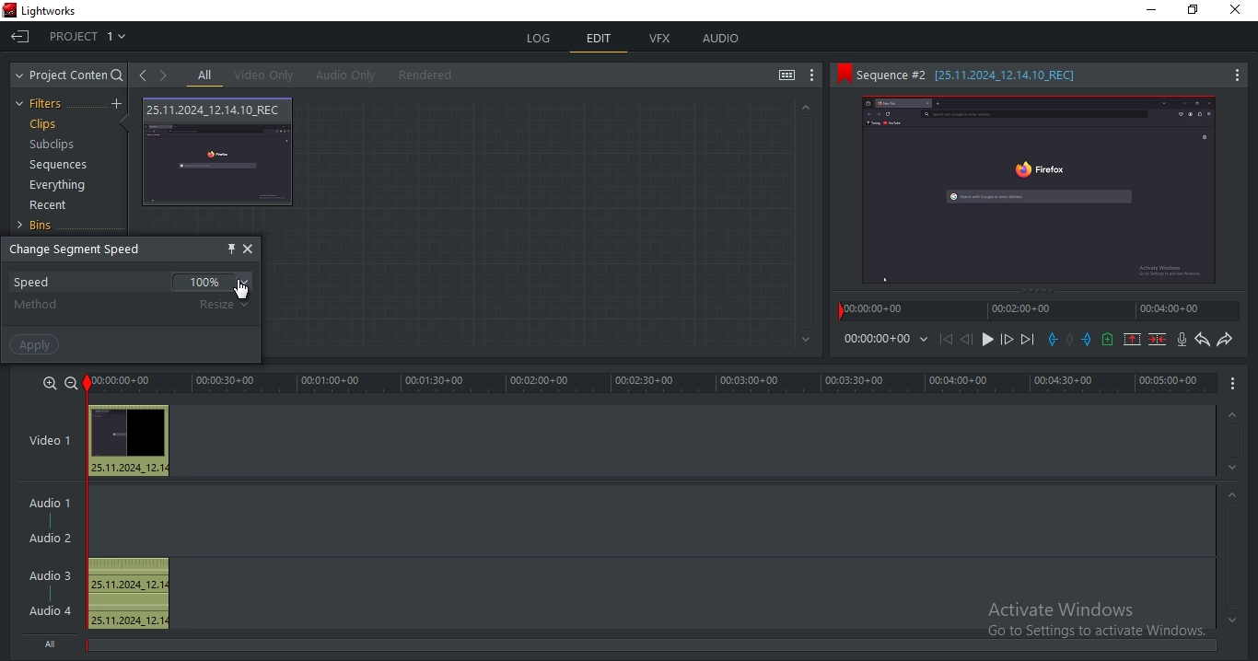  I want to click on record audio, so click(1181, 341).